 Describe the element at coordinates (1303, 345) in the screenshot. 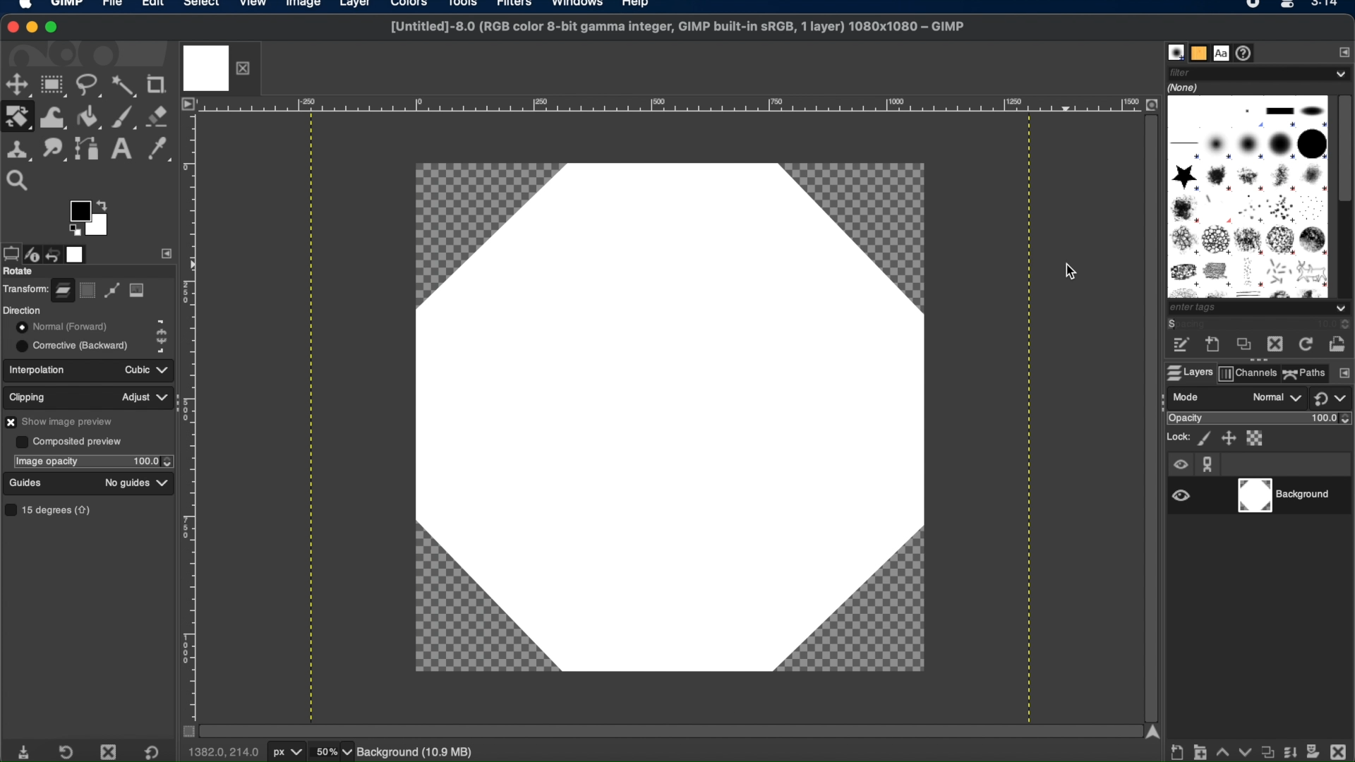

I see `refresh brushes` at that location.